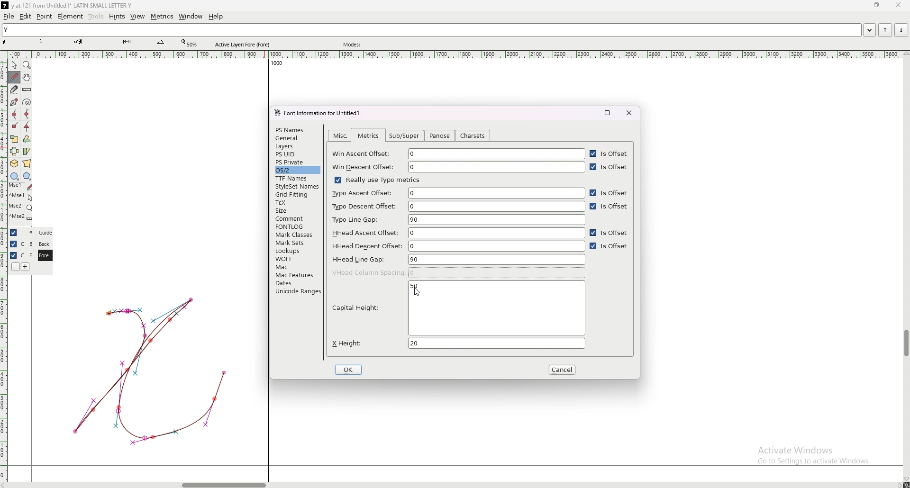  What do you see at coordinates (897, 5) in the screenshot?
I see `close` at bounding box center [897, 5].